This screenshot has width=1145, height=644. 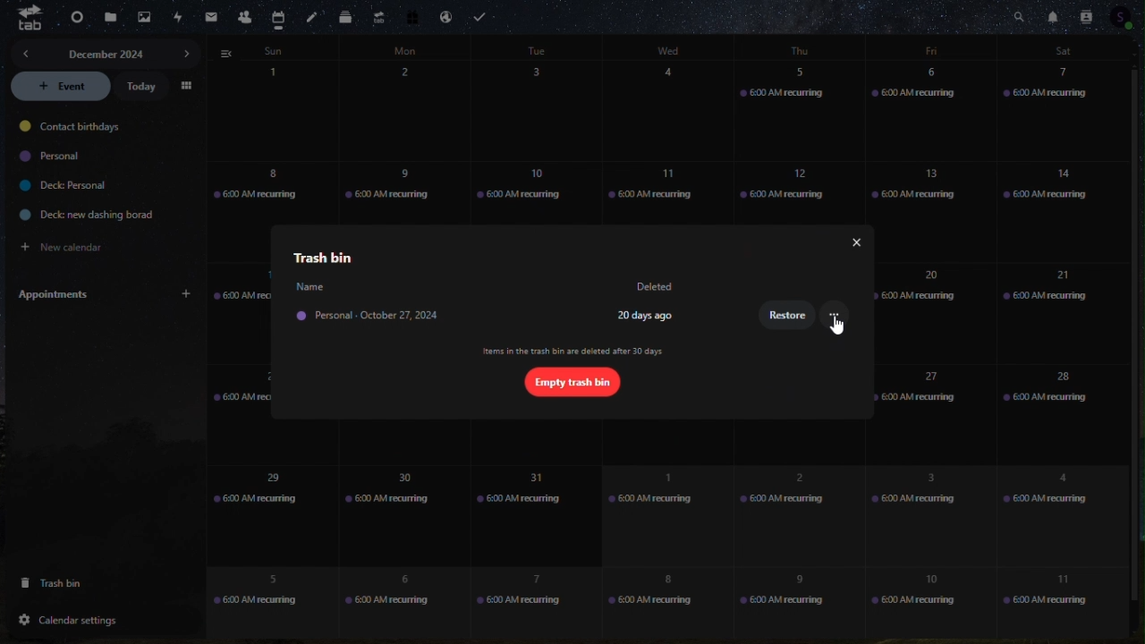 I want to click on dashboard, so click(x=71, y=18).